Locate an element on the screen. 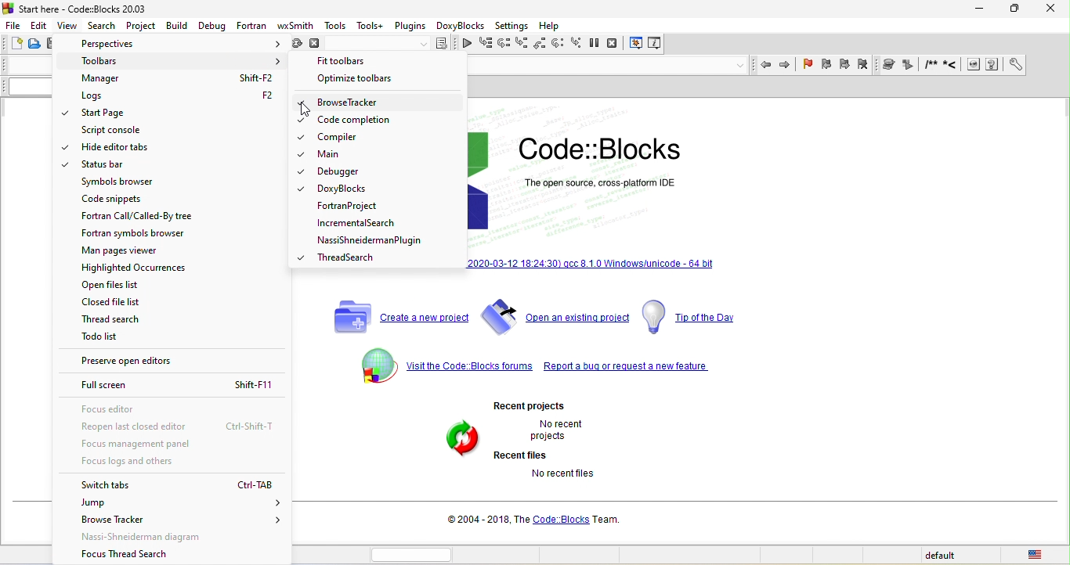 This screenshot has height=565, width=1070. code completion is located at coordinates (345, 121).